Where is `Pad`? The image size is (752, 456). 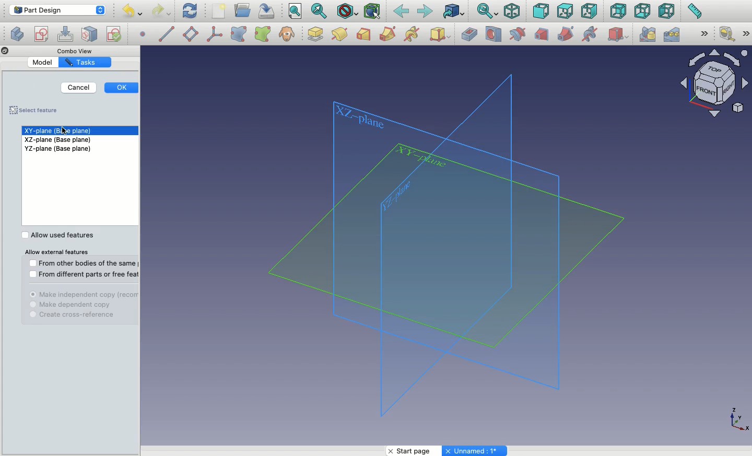 Pad is located at coordinates (316, 34).